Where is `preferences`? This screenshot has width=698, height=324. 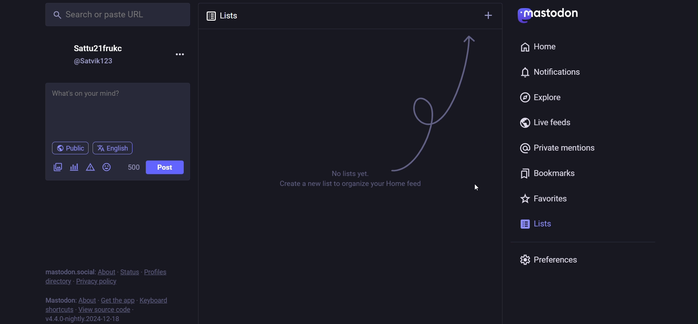 preferences is located at coordinates (556, 260).